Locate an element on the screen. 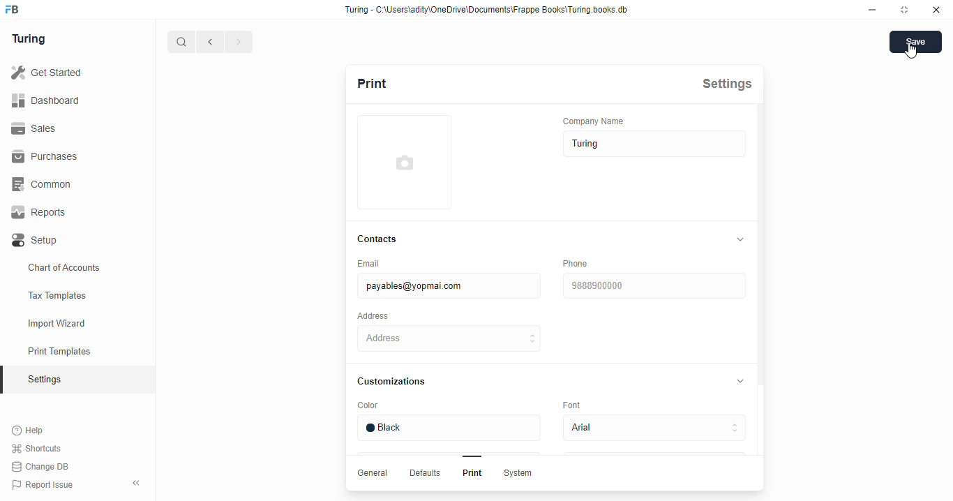  General is located at coordinates (375, 473).